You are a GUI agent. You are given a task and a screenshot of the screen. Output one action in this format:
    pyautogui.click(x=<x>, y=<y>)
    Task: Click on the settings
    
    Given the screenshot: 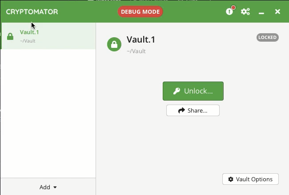 What is the action you would take?
    pyautogui.click(x=246, y=12)
    